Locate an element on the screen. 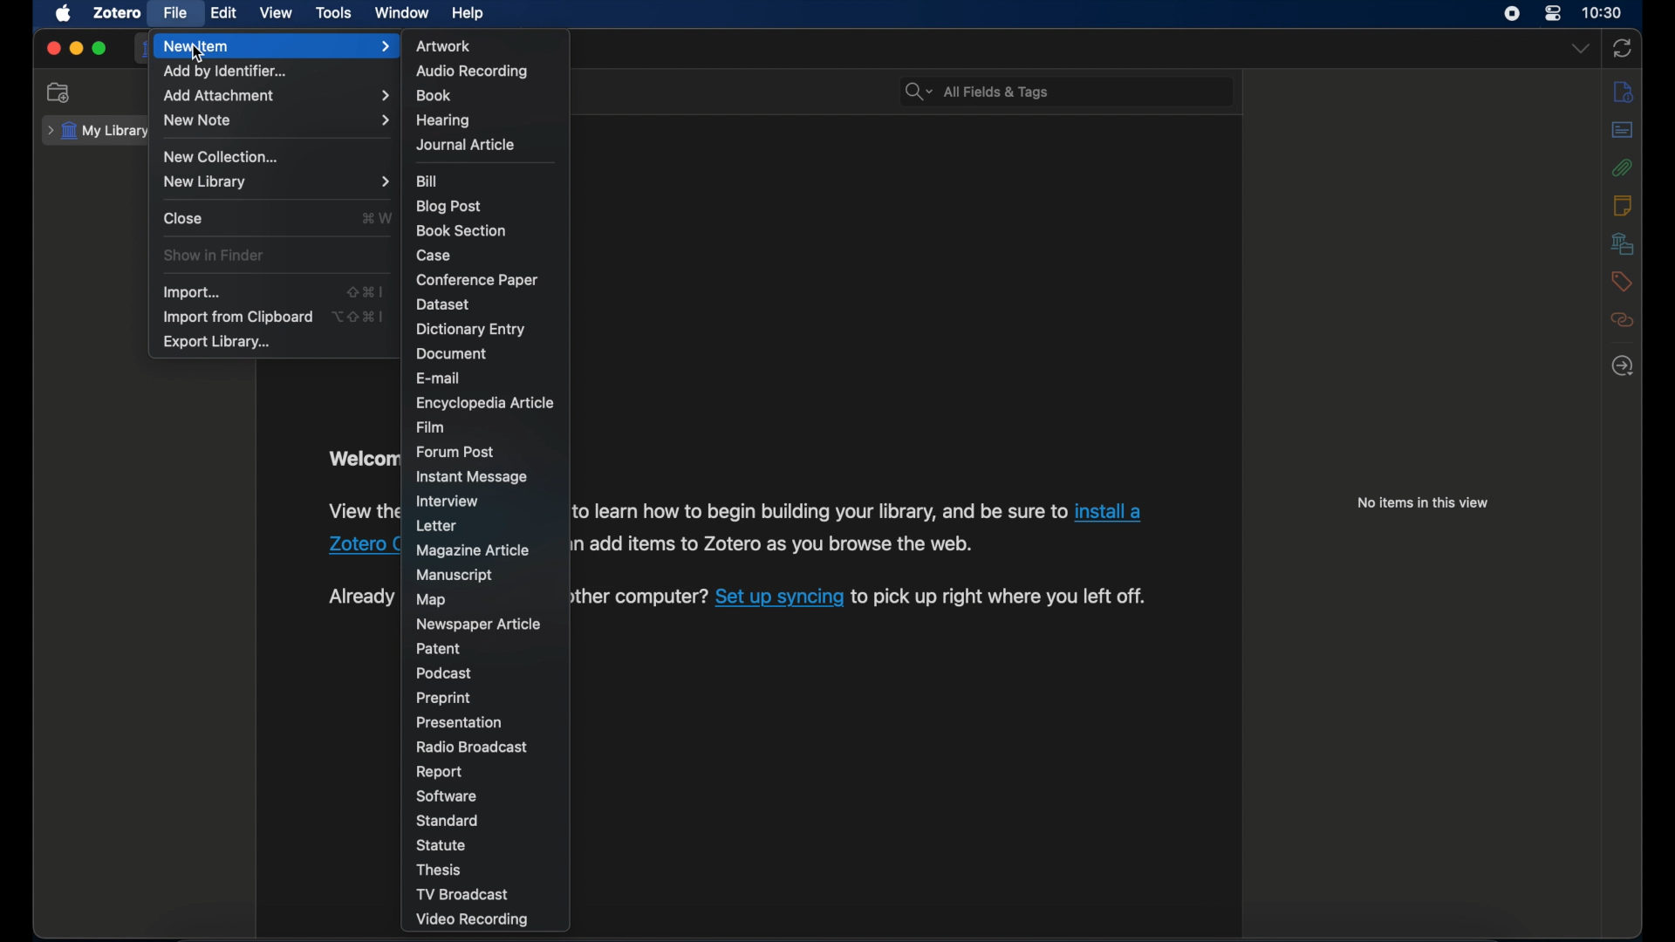 The width and height of the screenshot is (1675, 942). tags is located at coordinates (1619, 281).